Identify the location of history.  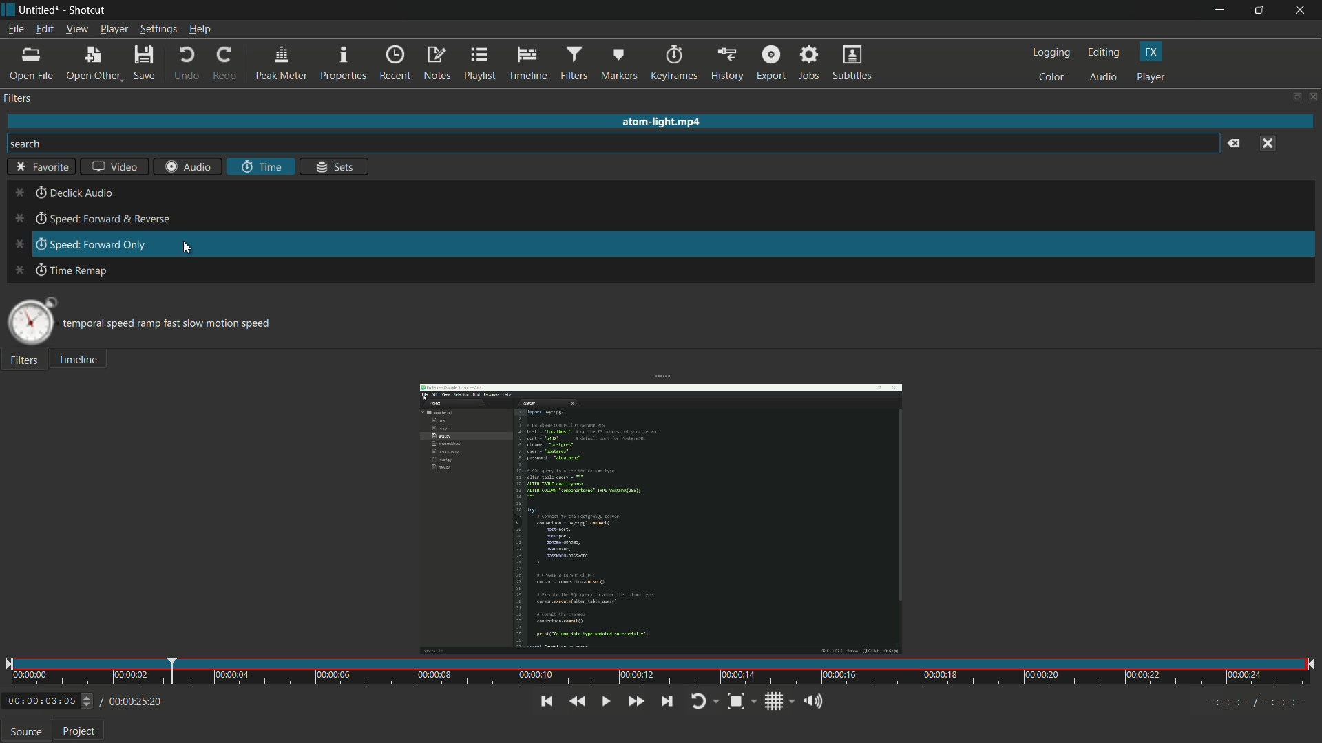
(726, 64).